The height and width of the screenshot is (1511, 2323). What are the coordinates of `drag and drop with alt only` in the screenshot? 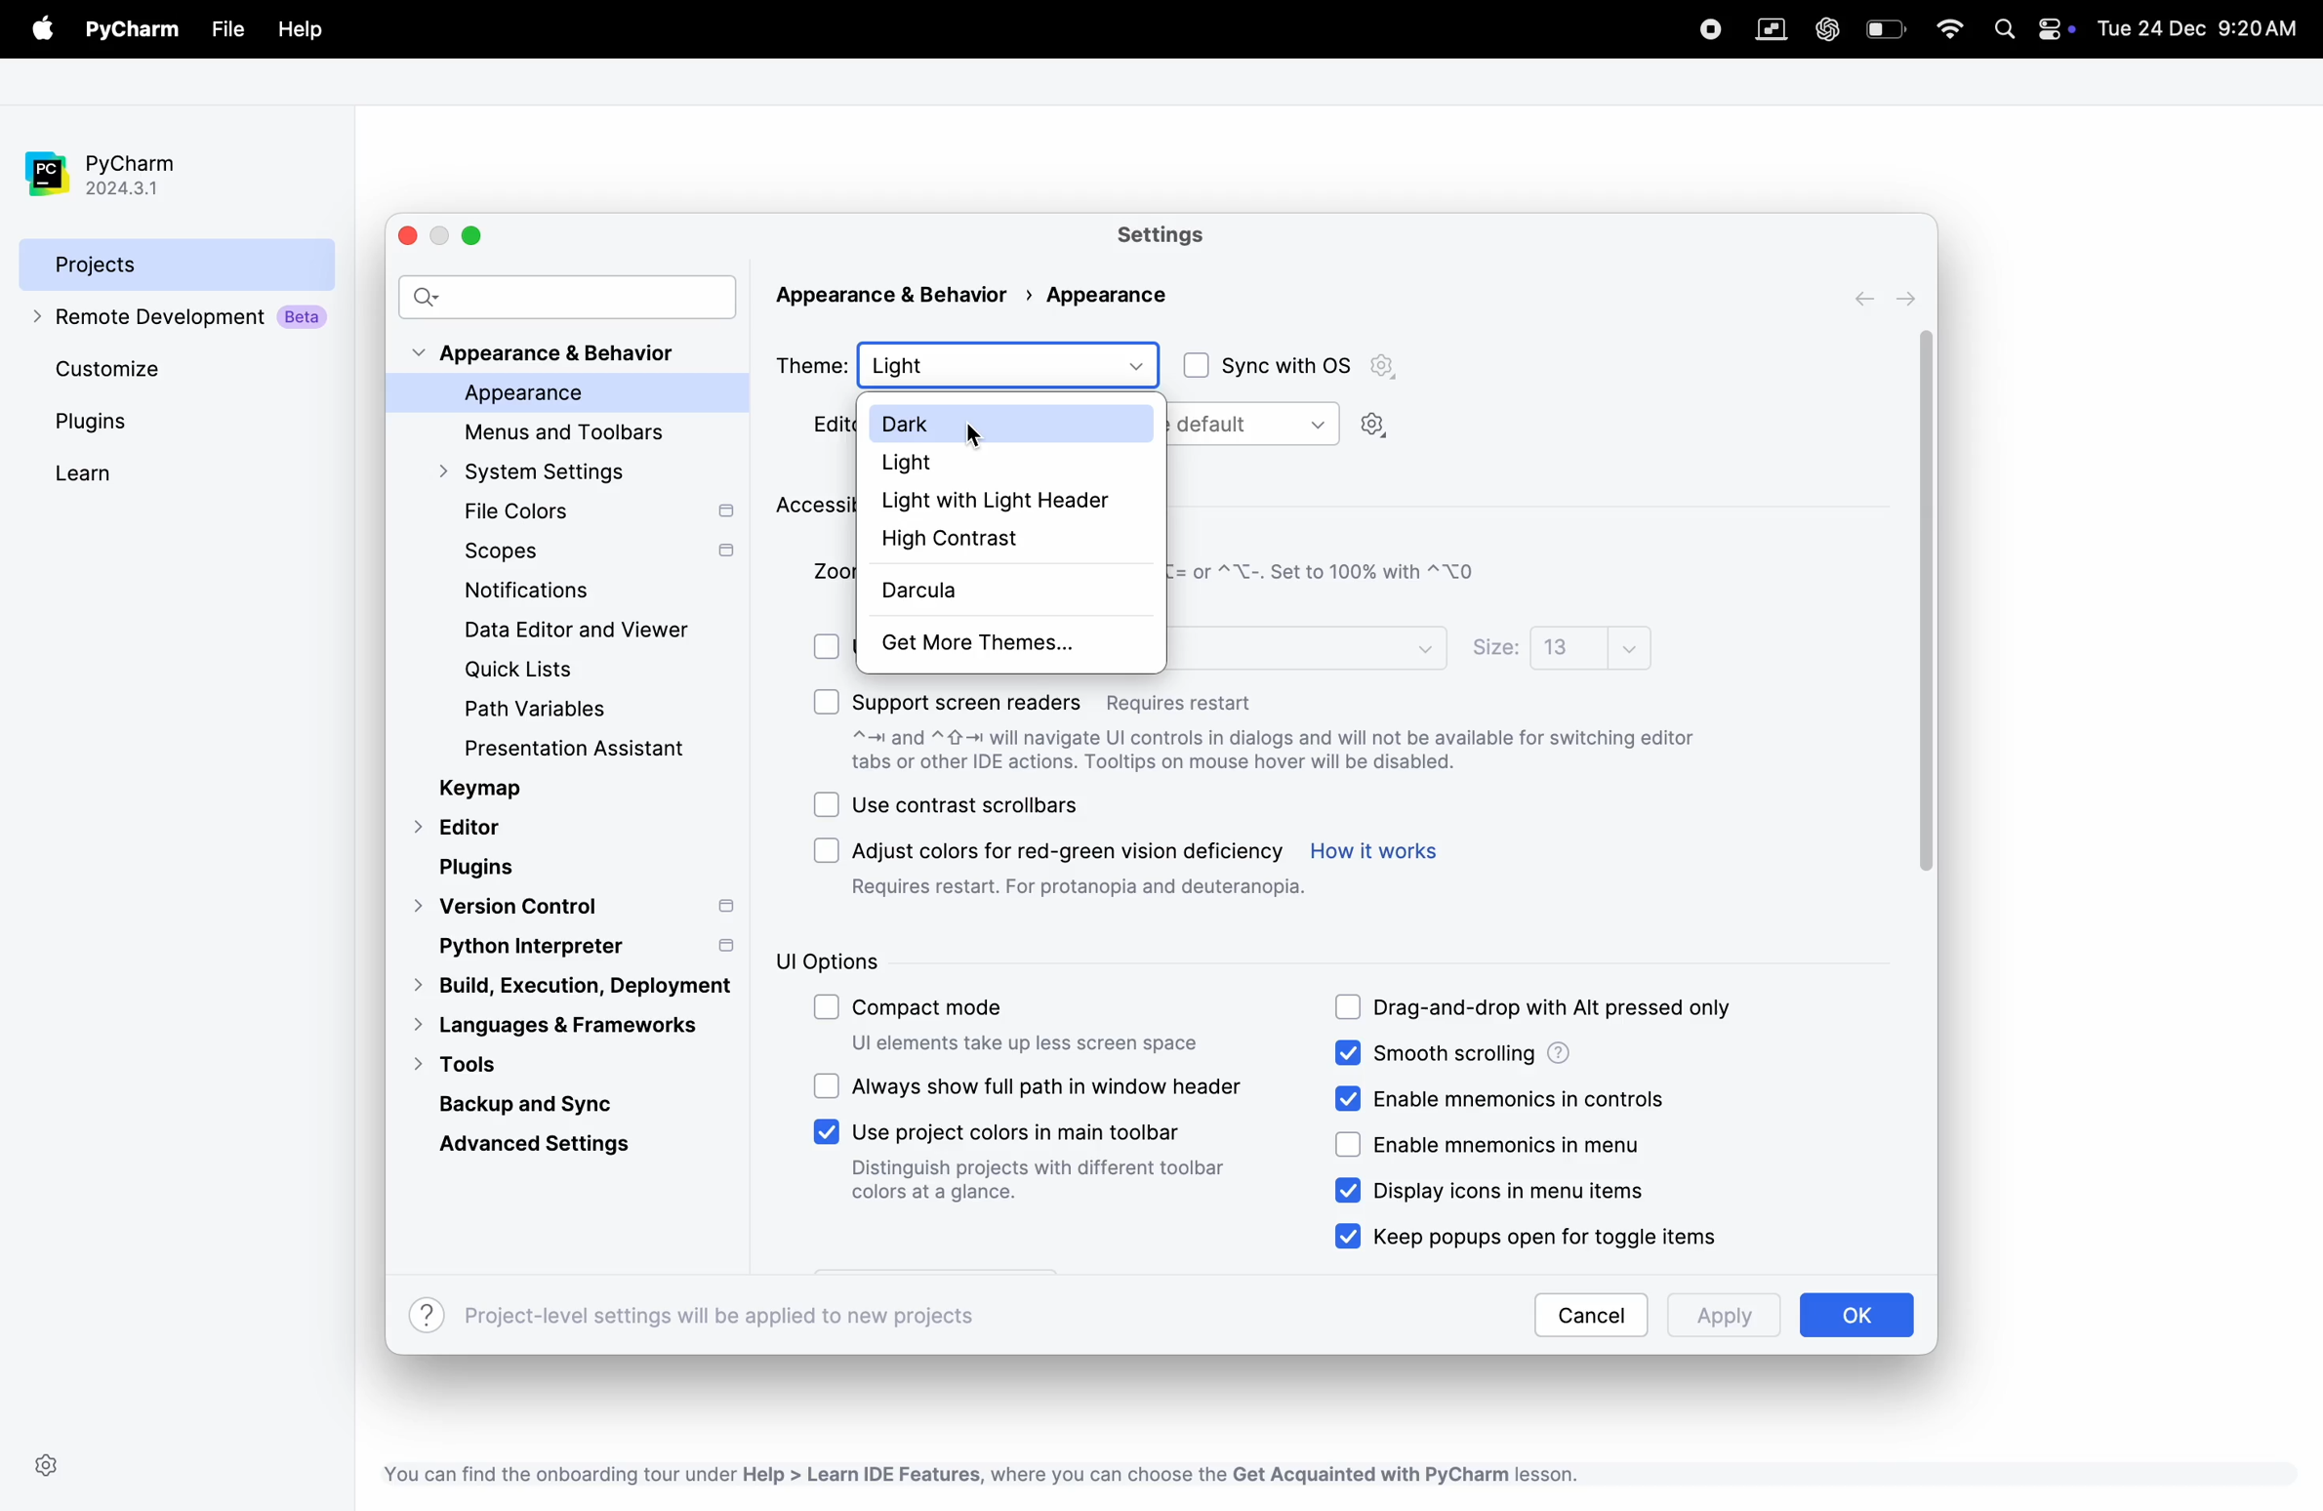 It's located at (1562, 1010).